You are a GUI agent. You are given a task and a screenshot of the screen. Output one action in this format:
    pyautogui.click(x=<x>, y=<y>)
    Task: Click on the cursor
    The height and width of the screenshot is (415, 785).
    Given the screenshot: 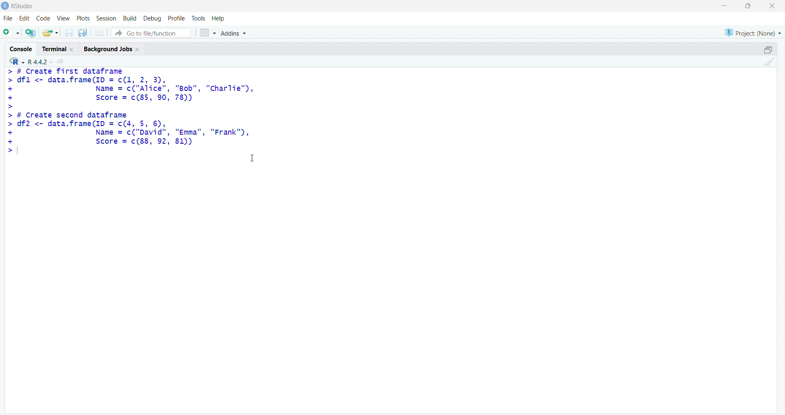 What is the action you would take?
    pyautogui.click(x=252, y=158)
    